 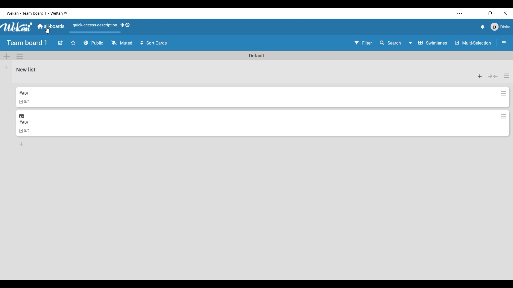 What do you see at coordinates (480, 76) in the screenshot?
I see `Add card to top of list ` at bounding box center [480, 76].